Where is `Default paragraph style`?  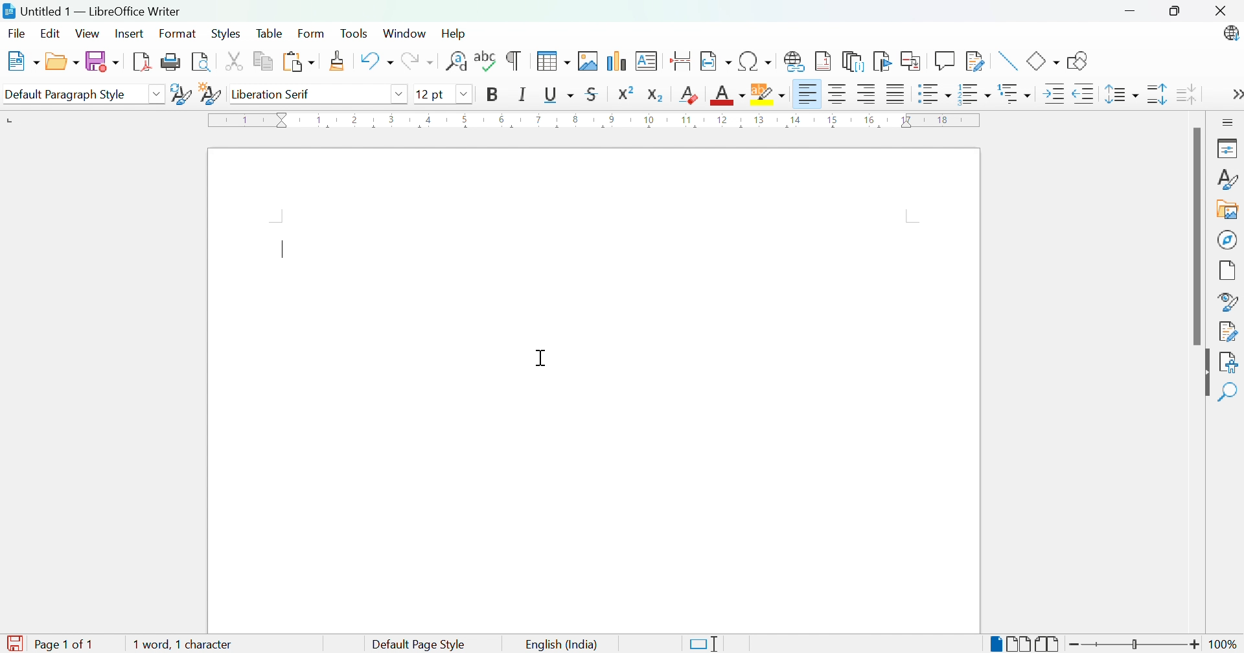
Default paragraph style is located at coordinates (65, 93).